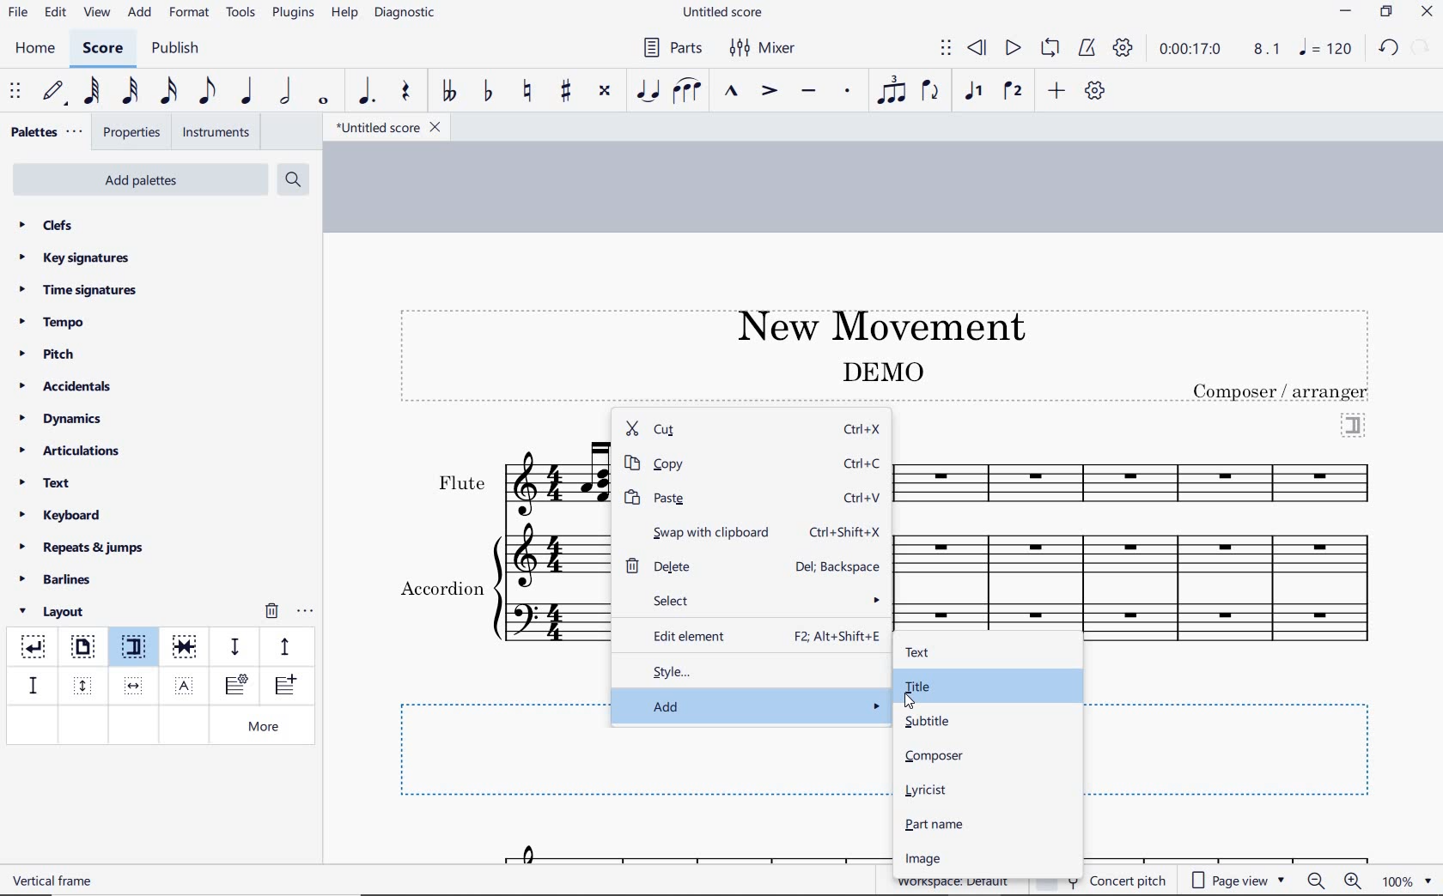  Describe the element at coordinates (1346, 13) in the screenshot. I see `minimize` at that location.